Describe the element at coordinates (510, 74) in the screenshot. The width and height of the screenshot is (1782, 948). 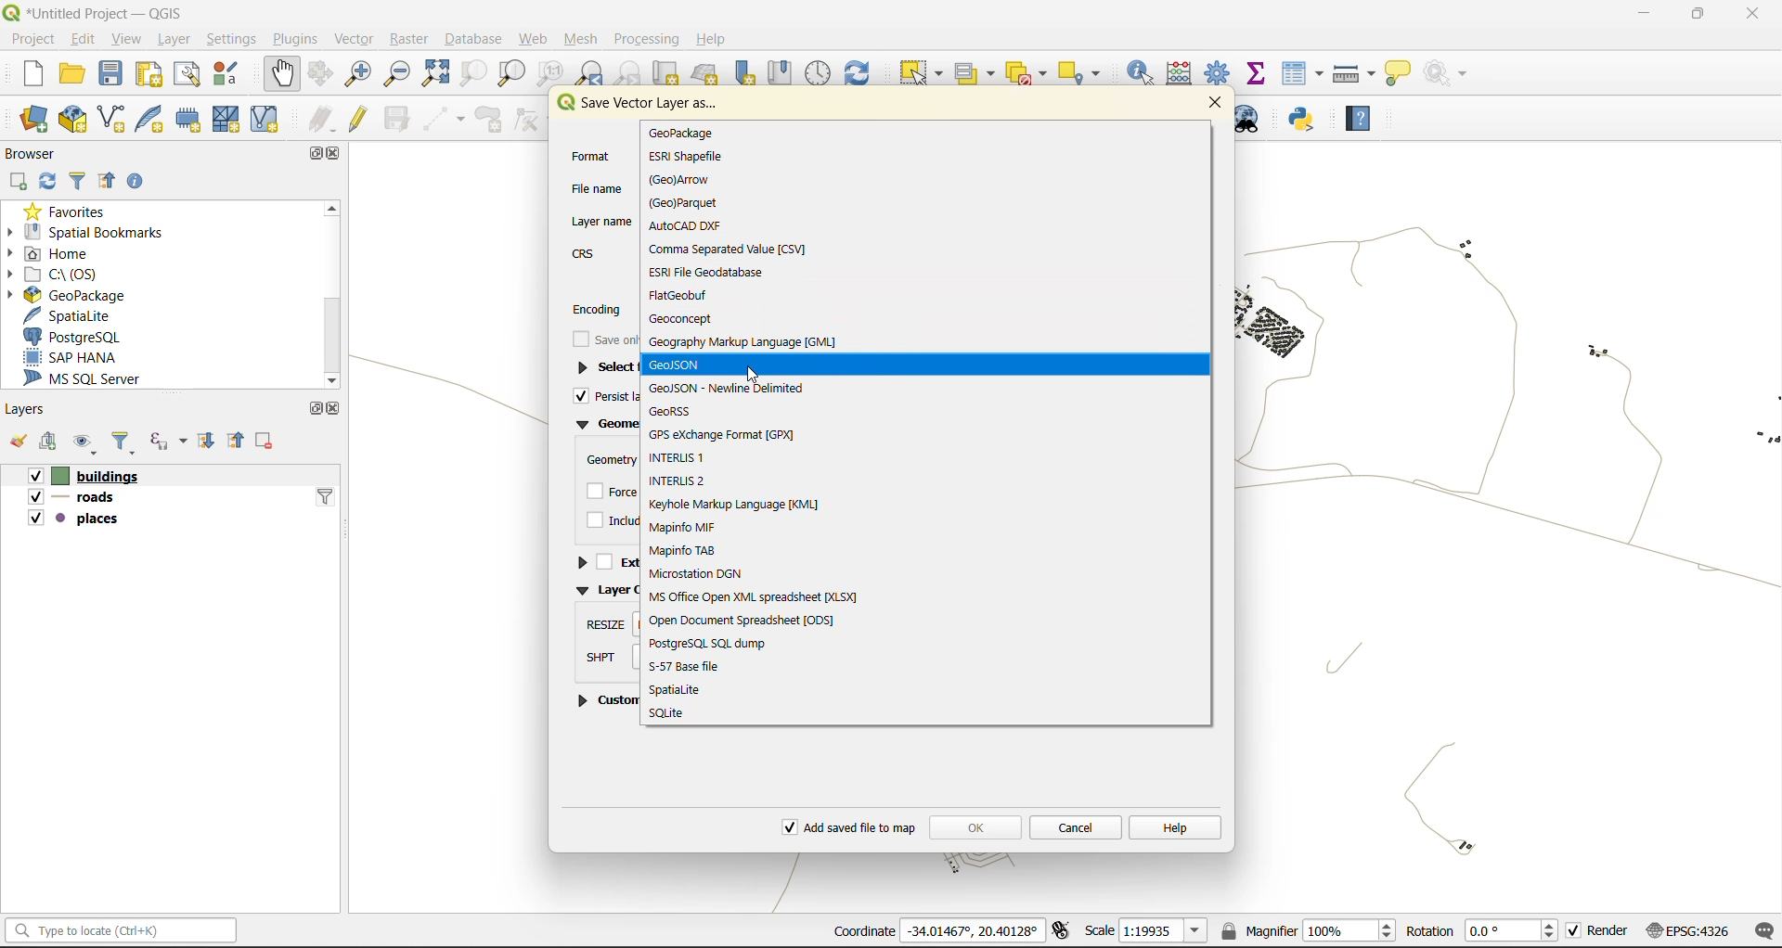
I see `zoom layer` at that location.